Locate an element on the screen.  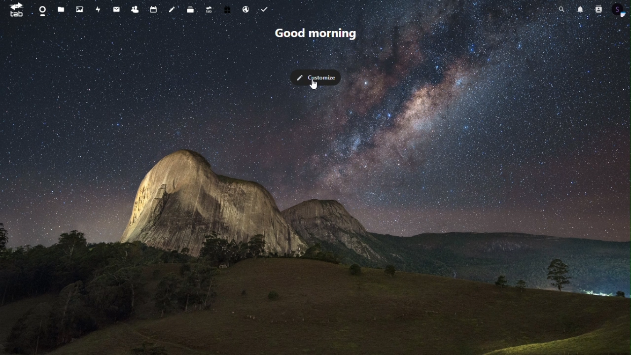
good morning is located at coordinates (317, 34).